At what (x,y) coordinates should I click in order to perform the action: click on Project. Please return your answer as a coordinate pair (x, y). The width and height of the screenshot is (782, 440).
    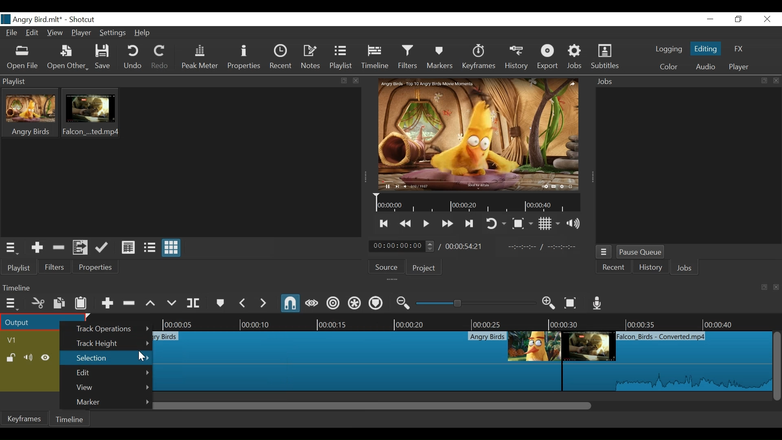
    Looking at the image, I should click on (423, 269).